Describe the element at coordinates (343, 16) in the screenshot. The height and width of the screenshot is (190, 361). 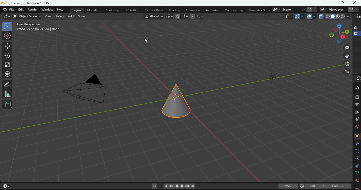
I see `Viewport shading: rendered` at that location.